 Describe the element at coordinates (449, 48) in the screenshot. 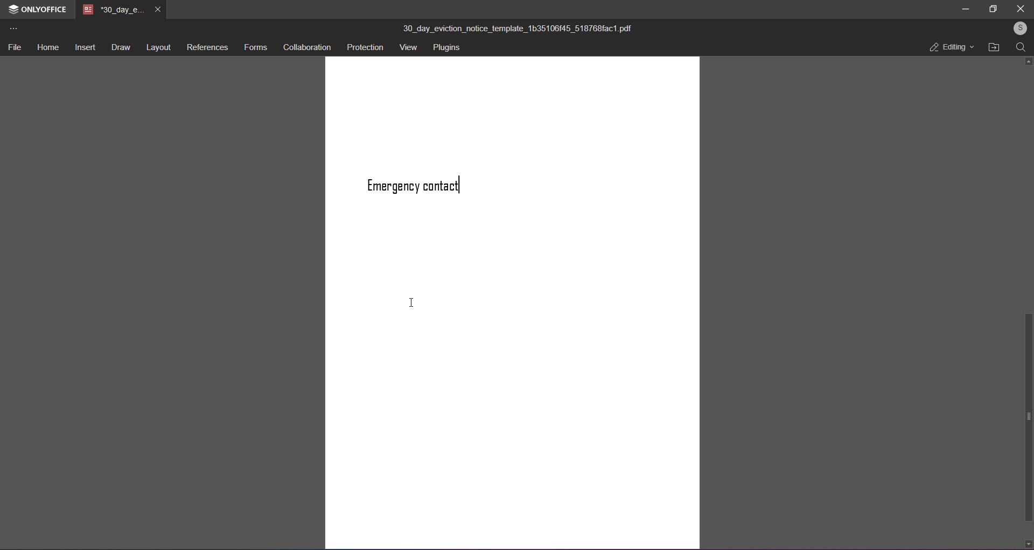

I see `plugins` at that location.